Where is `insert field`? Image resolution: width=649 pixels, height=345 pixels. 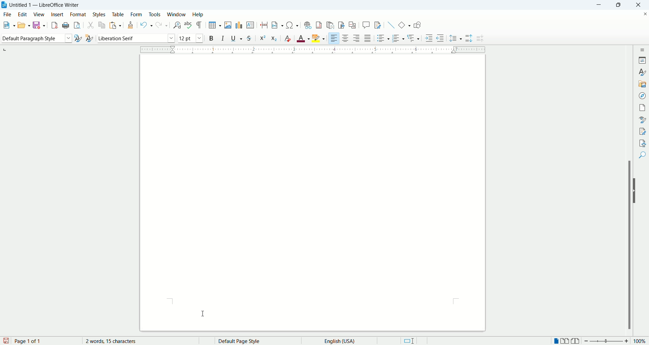
insert field is located at coordinates (277, 25).